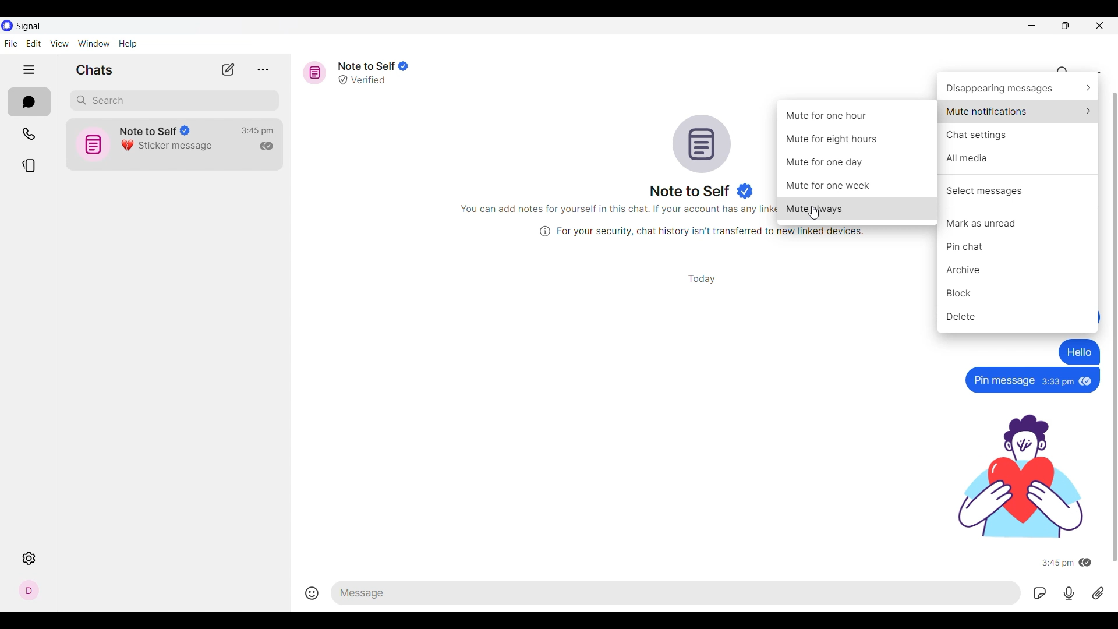  I want to click on Show/Hide left side pane, so click(29, 69).